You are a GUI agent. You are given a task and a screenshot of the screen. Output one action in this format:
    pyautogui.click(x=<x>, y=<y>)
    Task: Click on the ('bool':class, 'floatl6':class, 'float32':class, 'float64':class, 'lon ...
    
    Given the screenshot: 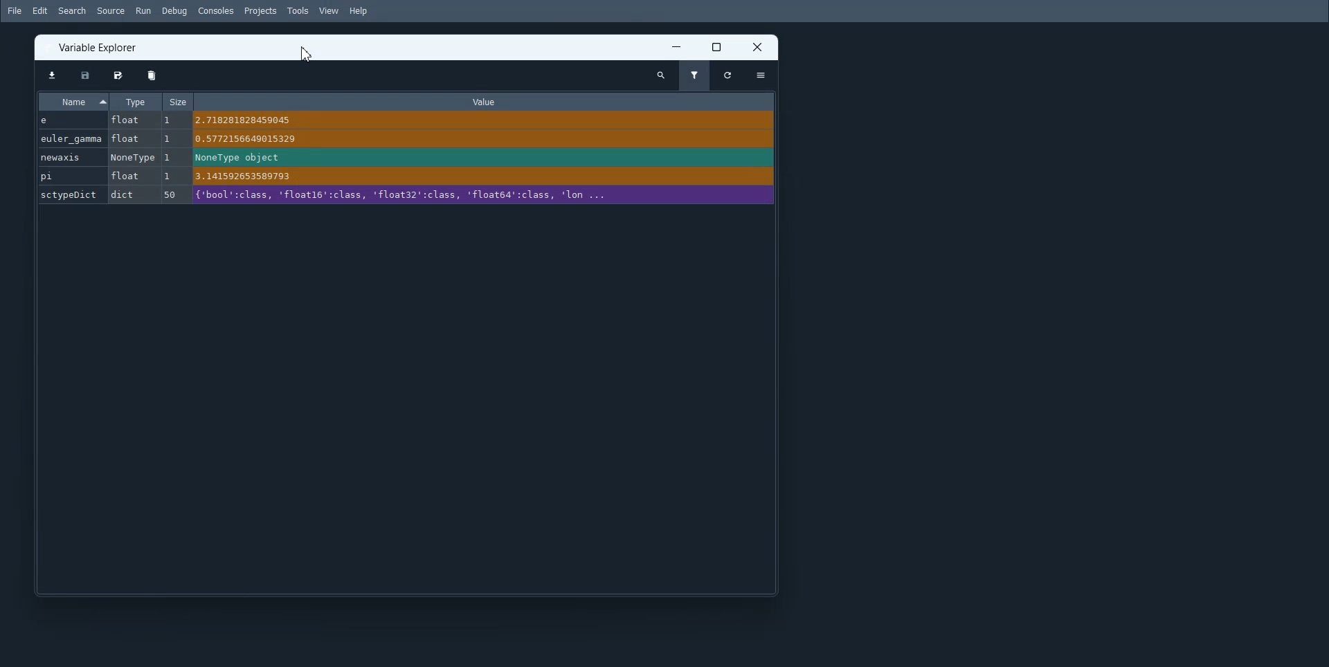 What is the action you would take?
    pyautogui.click(x=417, y=194)
    